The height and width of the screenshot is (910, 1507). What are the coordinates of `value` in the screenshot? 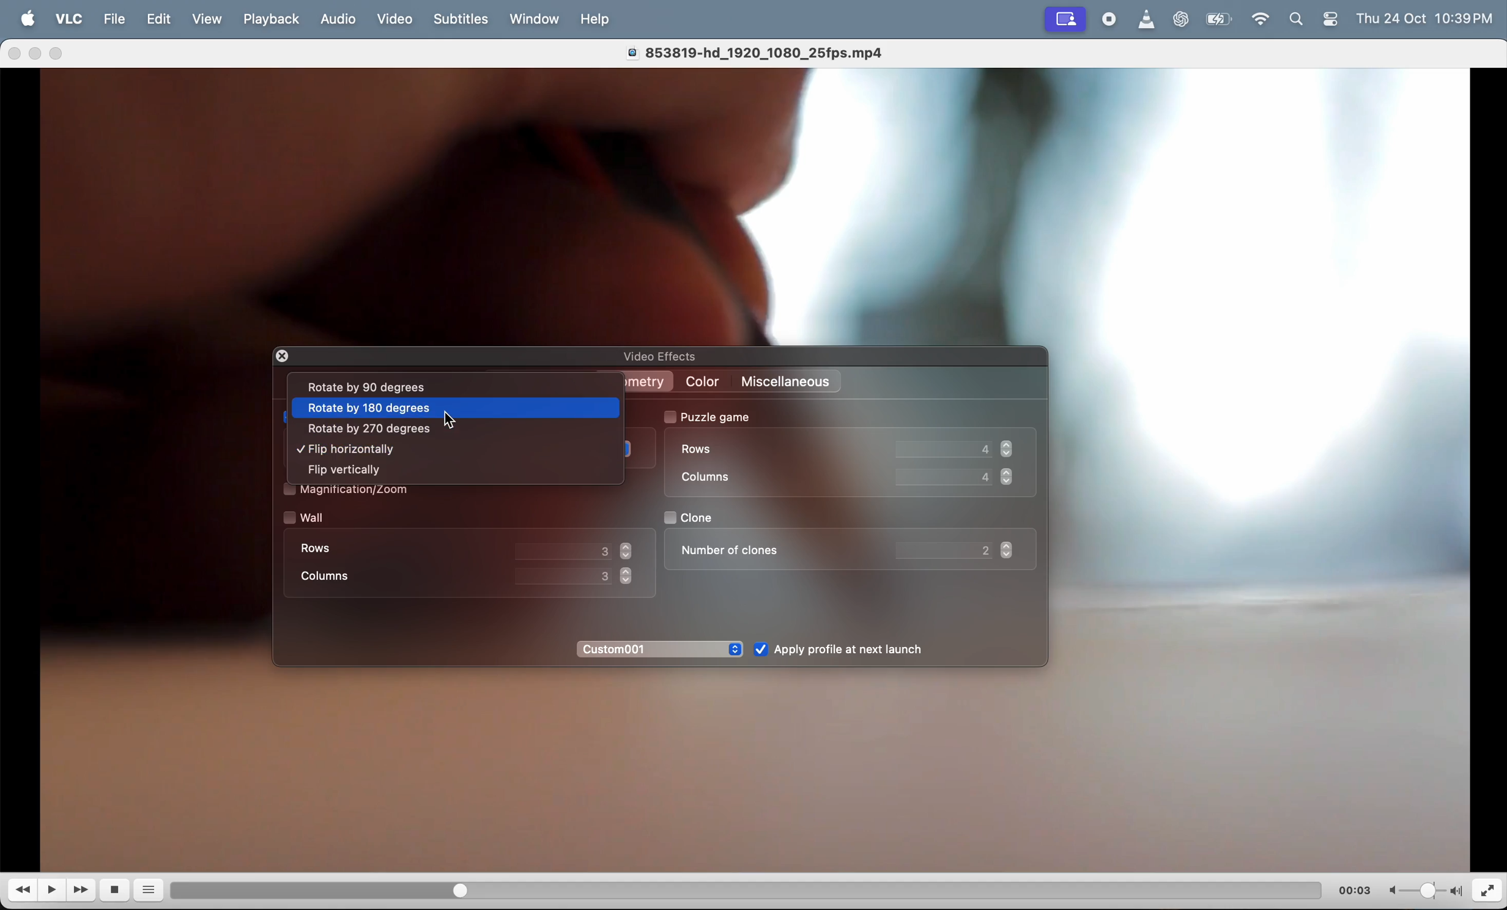 It's located at (574, 575).